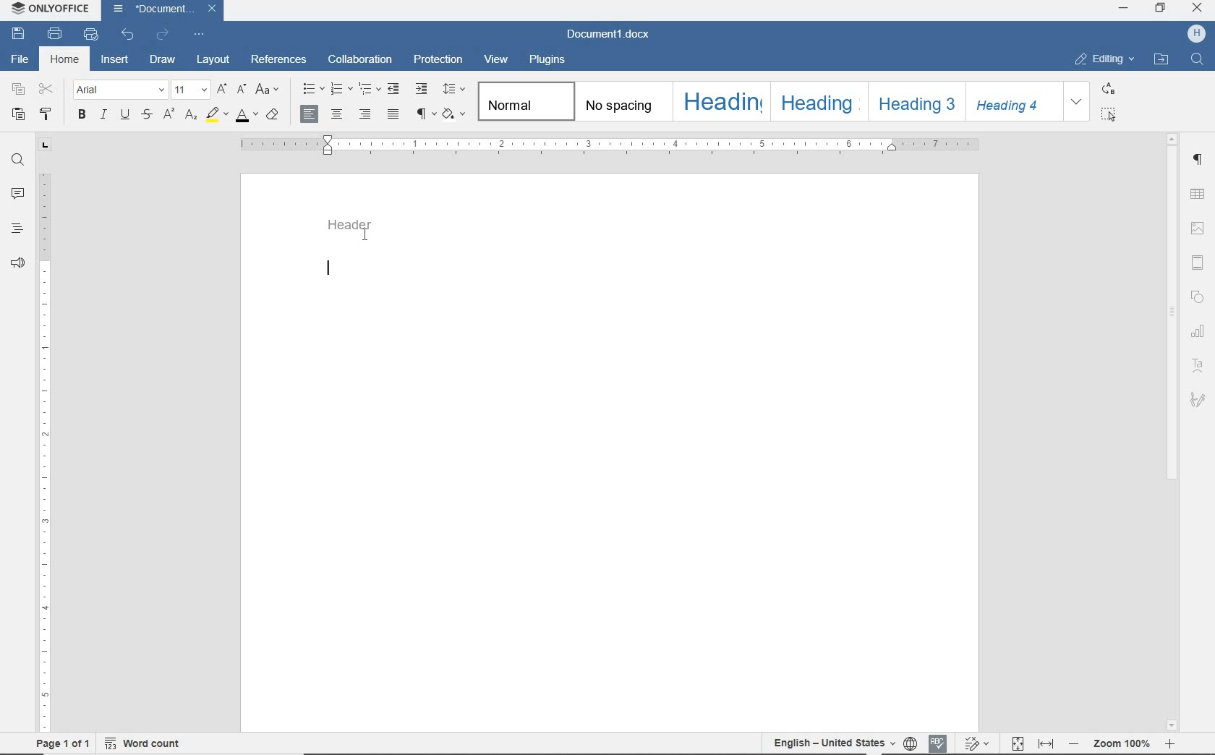 This screenshot has width=1215, height=755. Describe the element at coordinates (16, 160) in the screenshot. I see `find` at that location.